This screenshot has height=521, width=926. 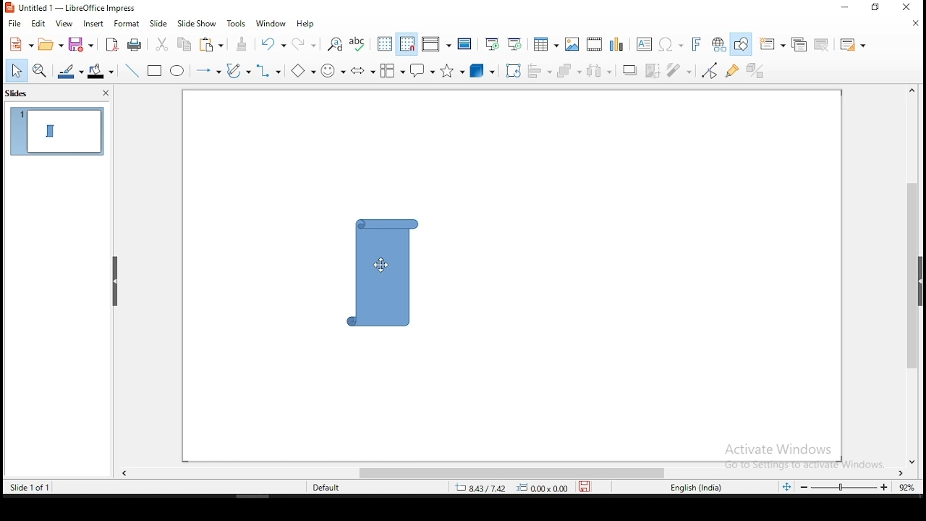 I want to click on toggle point edit mode, so click(x=713, y=69).